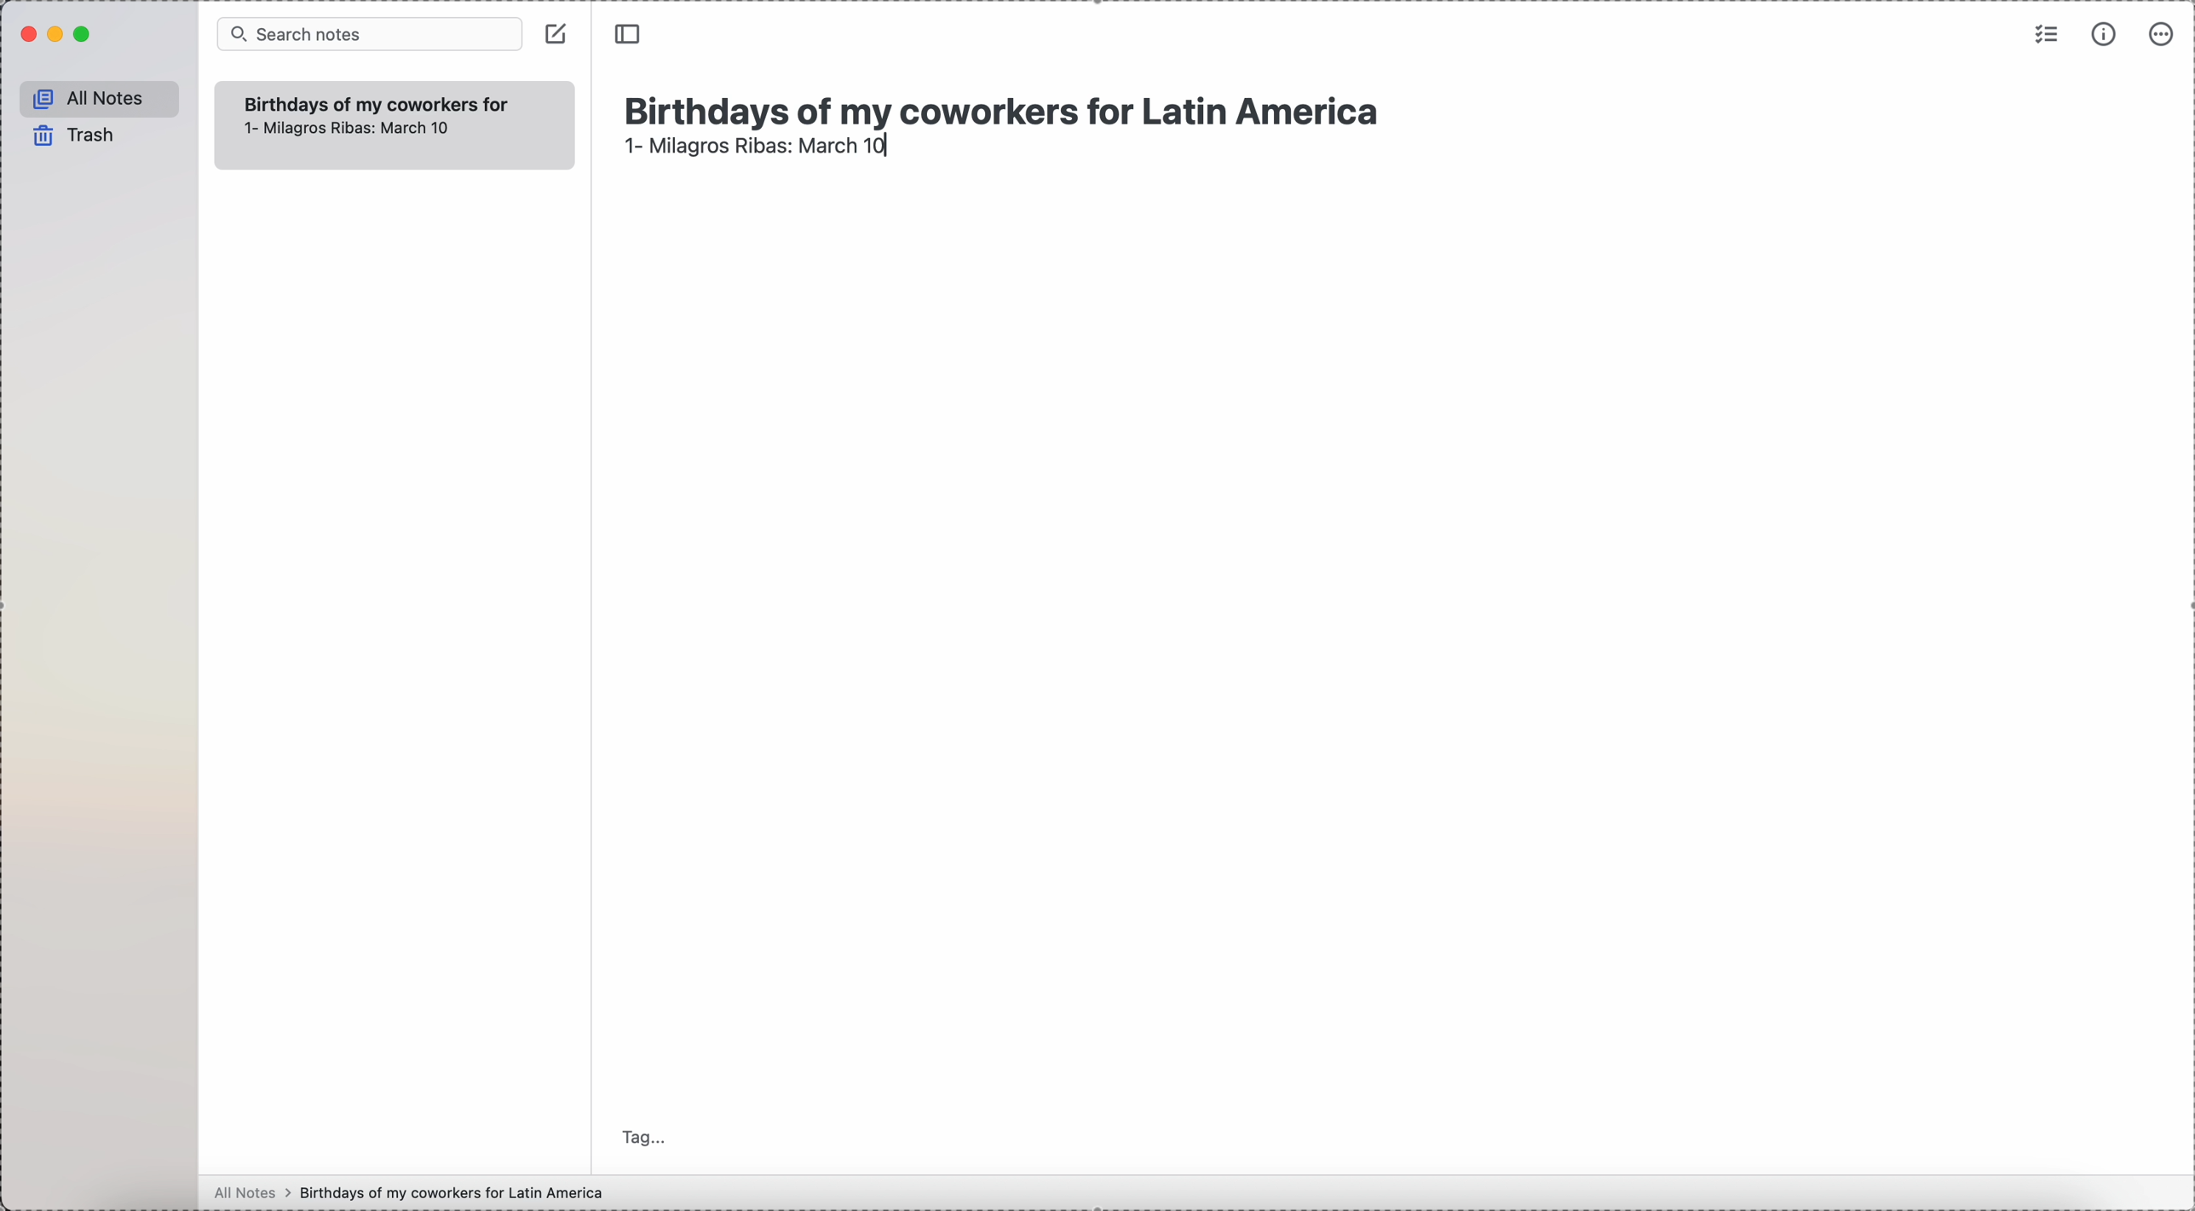  Describe the element at coordinates (413, 1192) in the screenshot. I see `all notes > birthdays of my coworkers for Latin America` at that location.